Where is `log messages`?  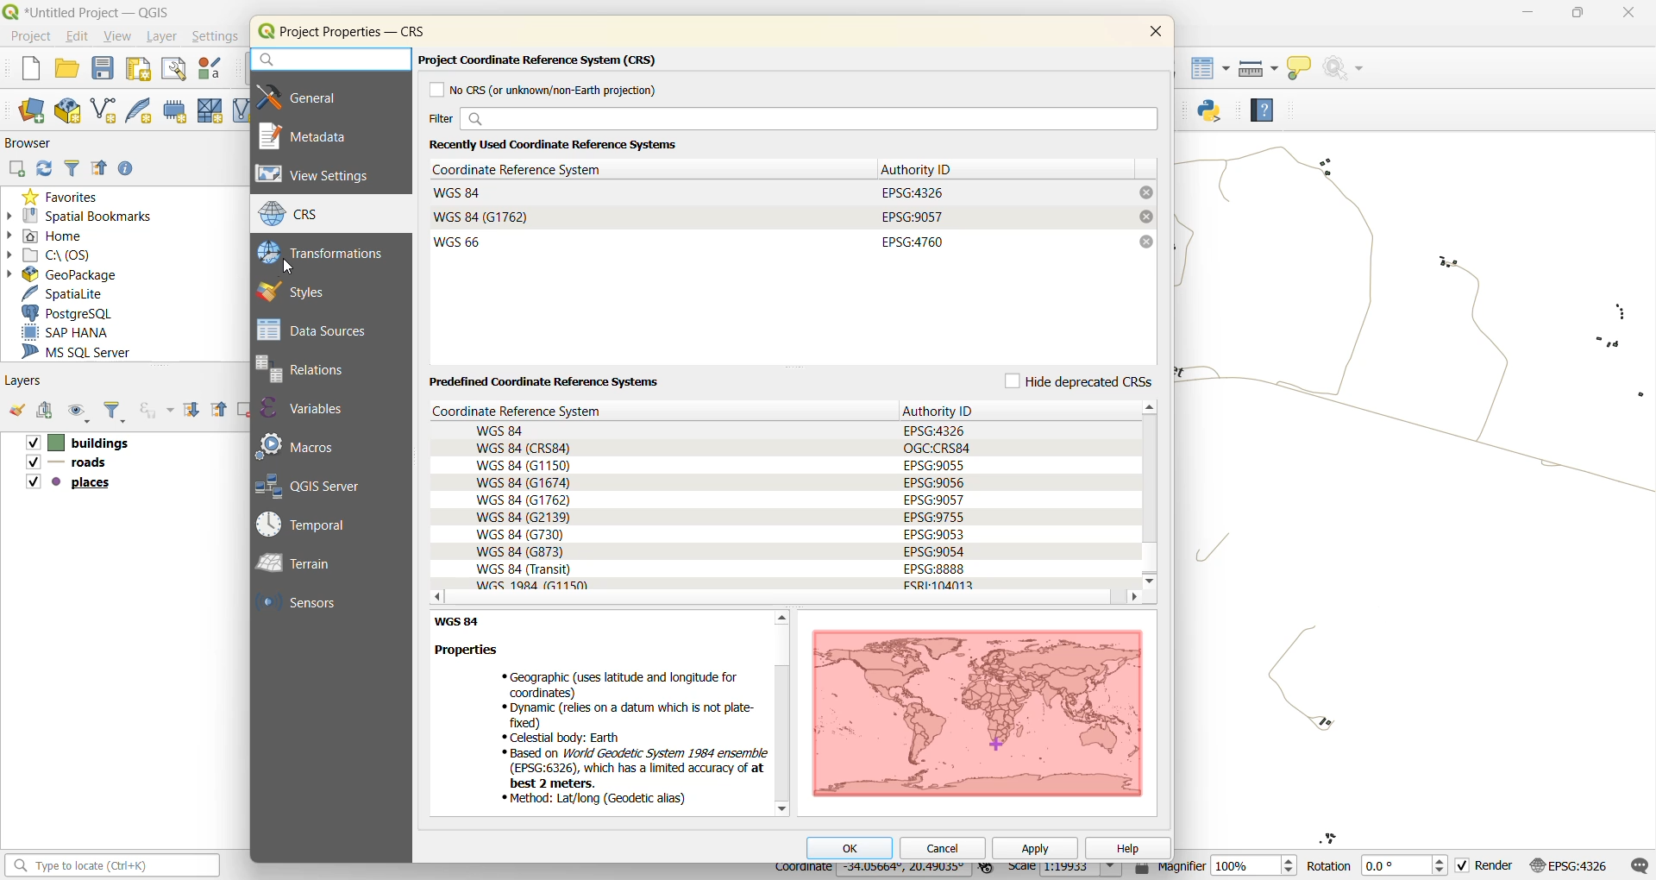 log messages is located at coordinates (1637, 864).